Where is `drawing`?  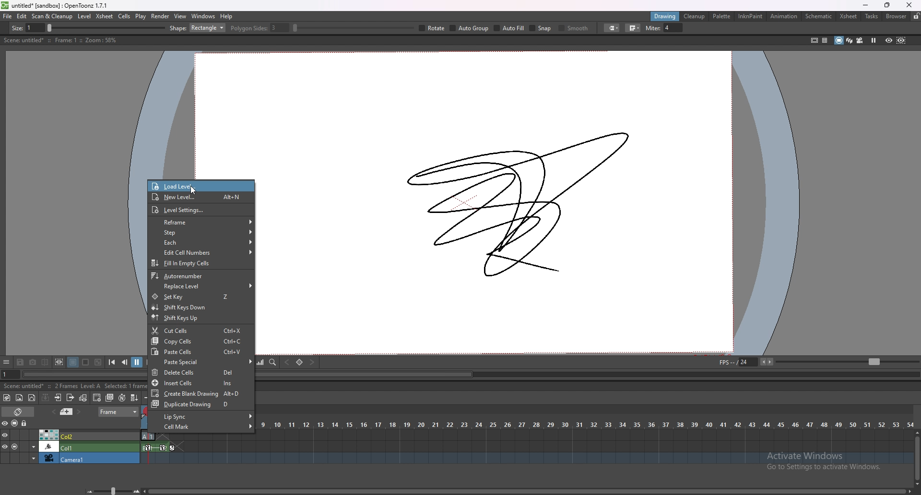
drawing is located at coordinates (528, 200).